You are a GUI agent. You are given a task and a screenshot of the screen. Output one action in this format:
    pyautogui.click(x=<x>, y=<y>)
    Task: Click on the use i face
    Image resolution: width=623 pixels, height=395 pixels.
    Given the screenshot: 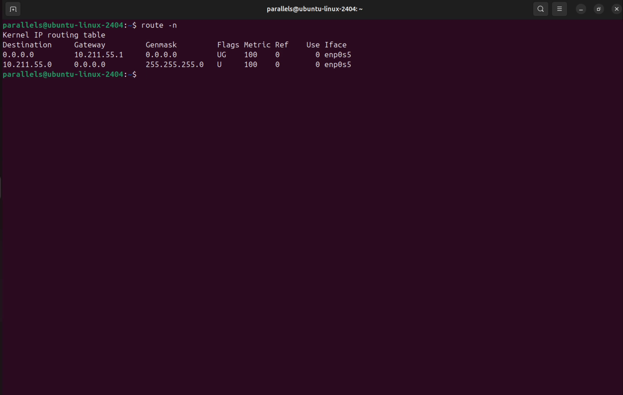 What is the action you would take?
    pyautogui.click(x=330, y=44)
    